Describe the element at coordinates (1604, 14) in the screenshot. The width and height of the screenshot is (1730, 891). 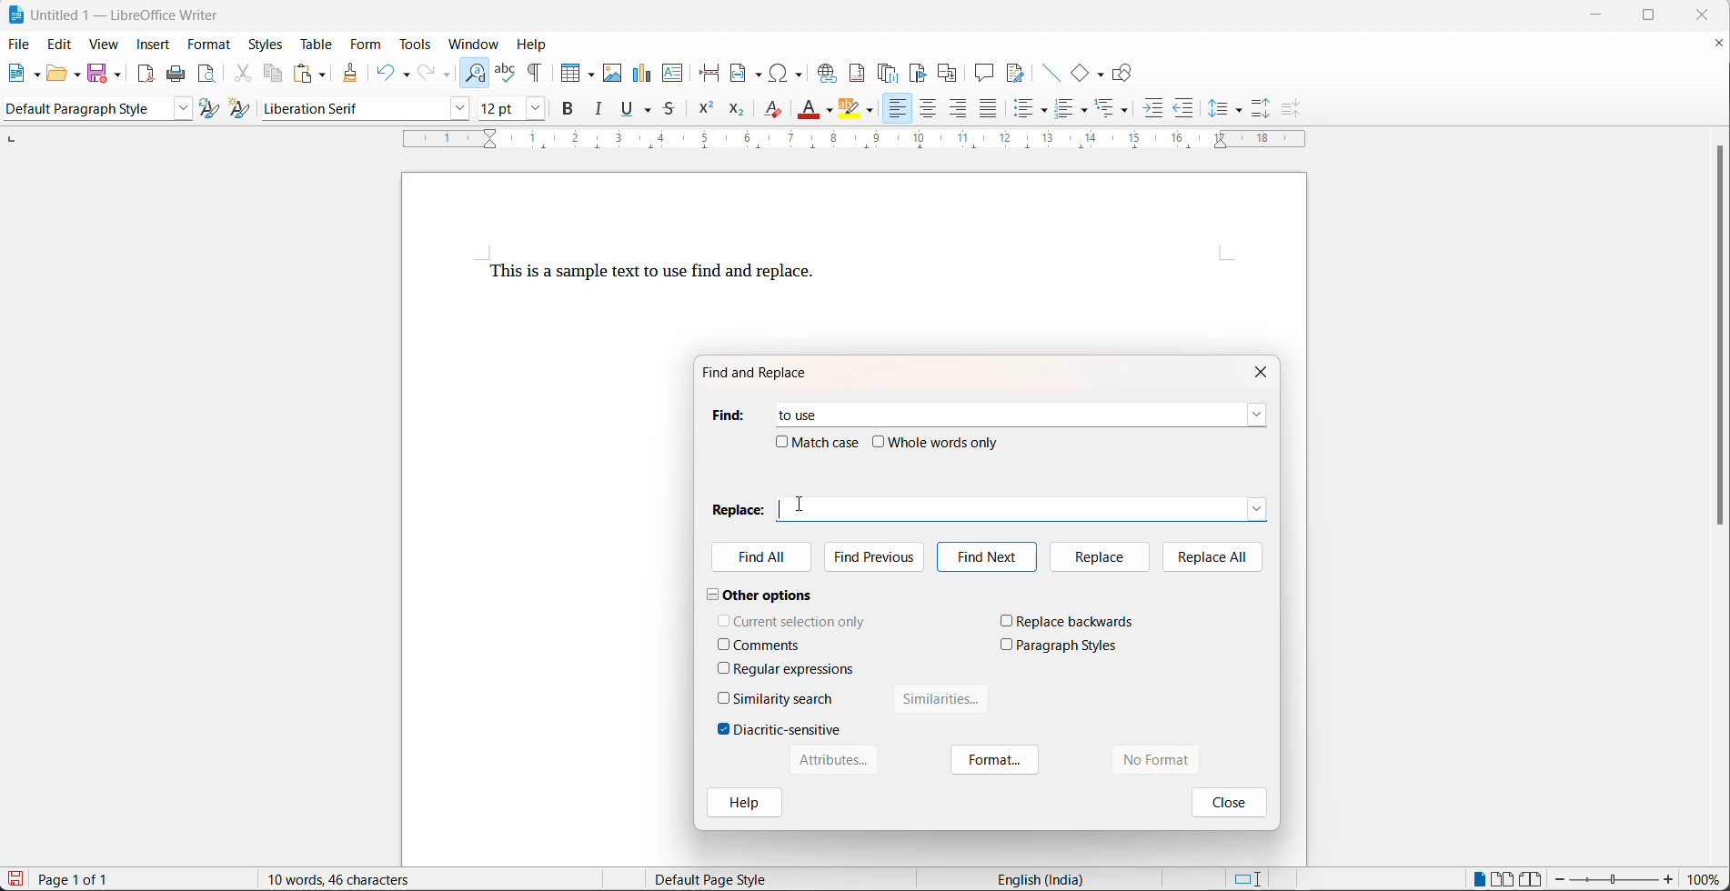
I see `minimize` at that location.